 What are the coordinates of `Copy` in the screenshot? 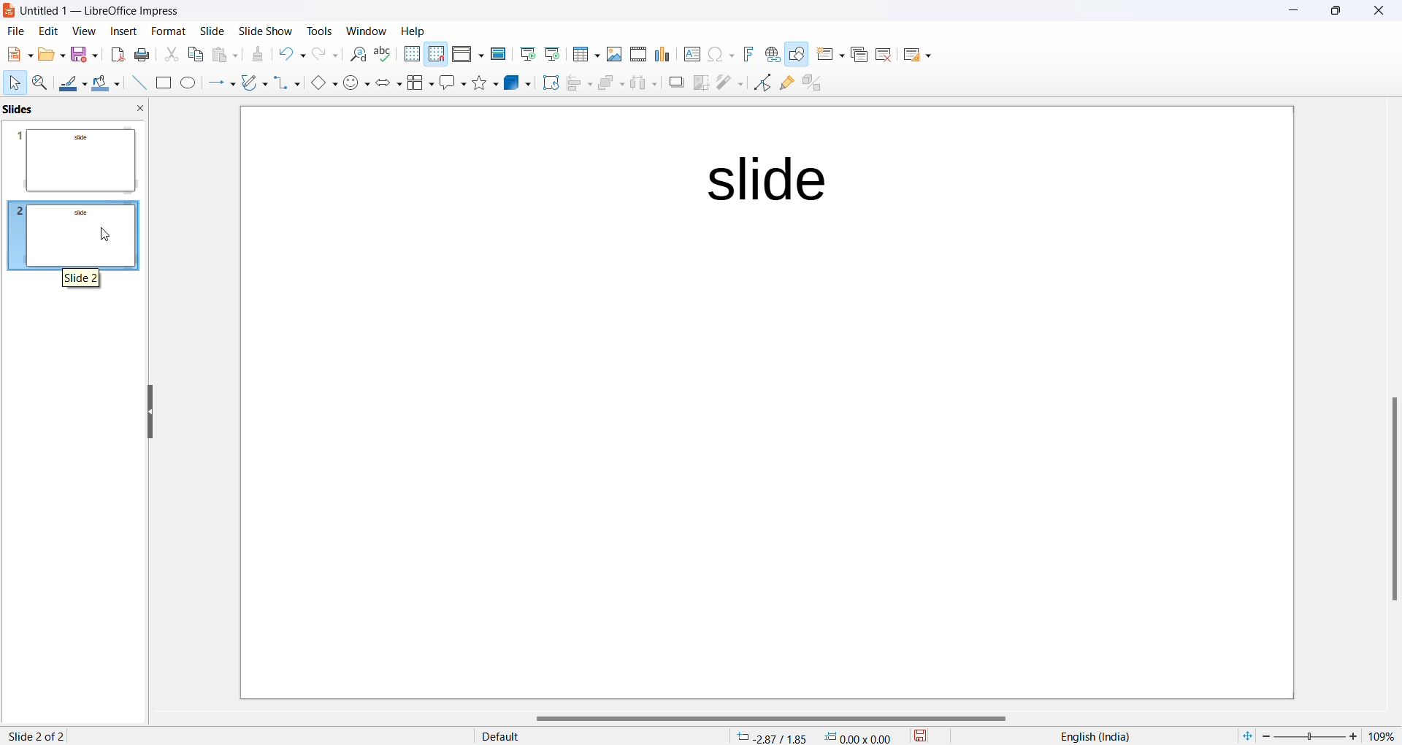 It's located at (194, 56).